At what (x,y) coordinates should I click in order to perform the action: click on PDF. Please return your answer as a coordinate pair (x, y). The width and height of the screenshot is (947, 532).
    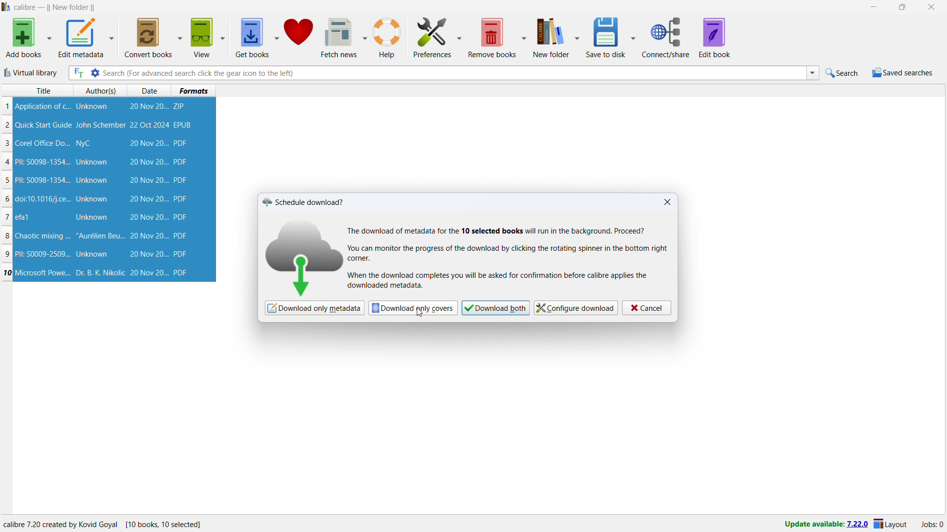
    Looking at the image, I should click on (181, 217).